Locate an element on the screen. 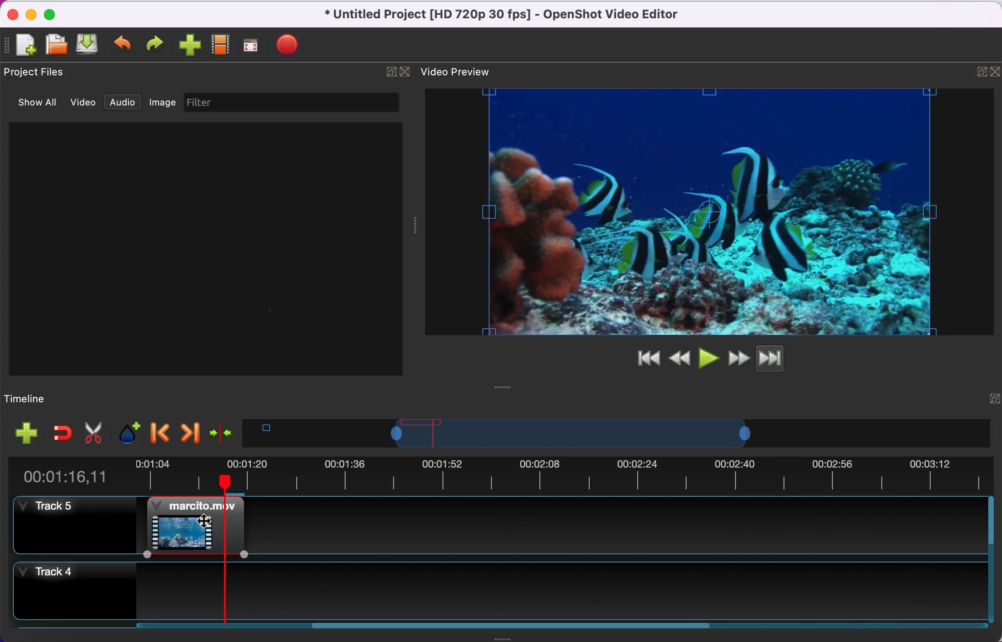  import file is located at coordinates (190, 46).